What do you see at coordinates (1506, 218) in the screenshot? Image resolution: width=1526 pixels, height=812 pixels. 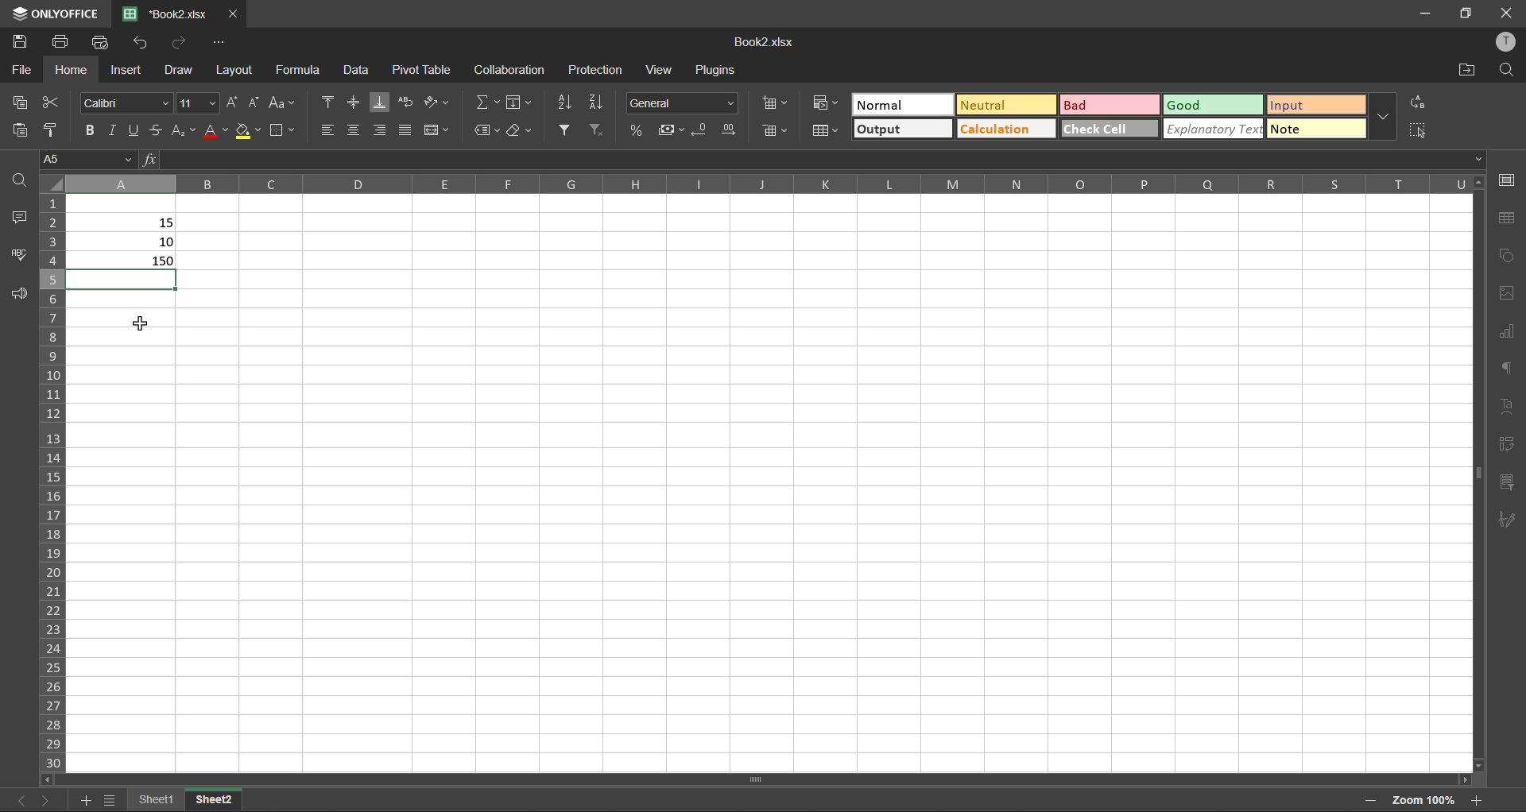 I see `table` at bounding box center [1506, 218].